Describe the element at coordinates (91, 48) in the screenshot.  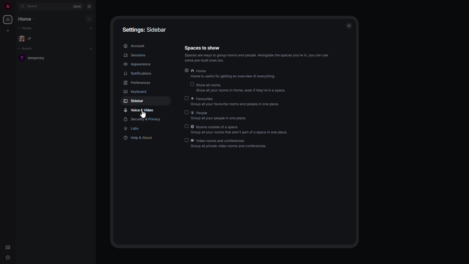
I see `add` at that location.